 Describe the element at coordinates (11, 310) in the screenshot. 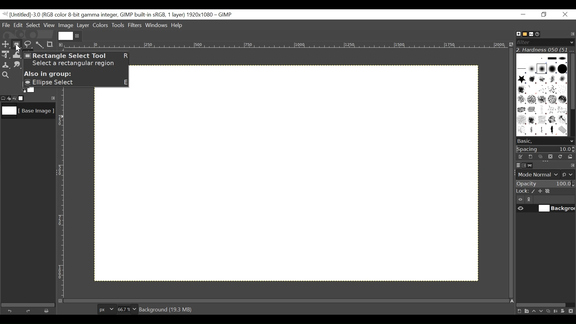

I see `Undo` at that location.